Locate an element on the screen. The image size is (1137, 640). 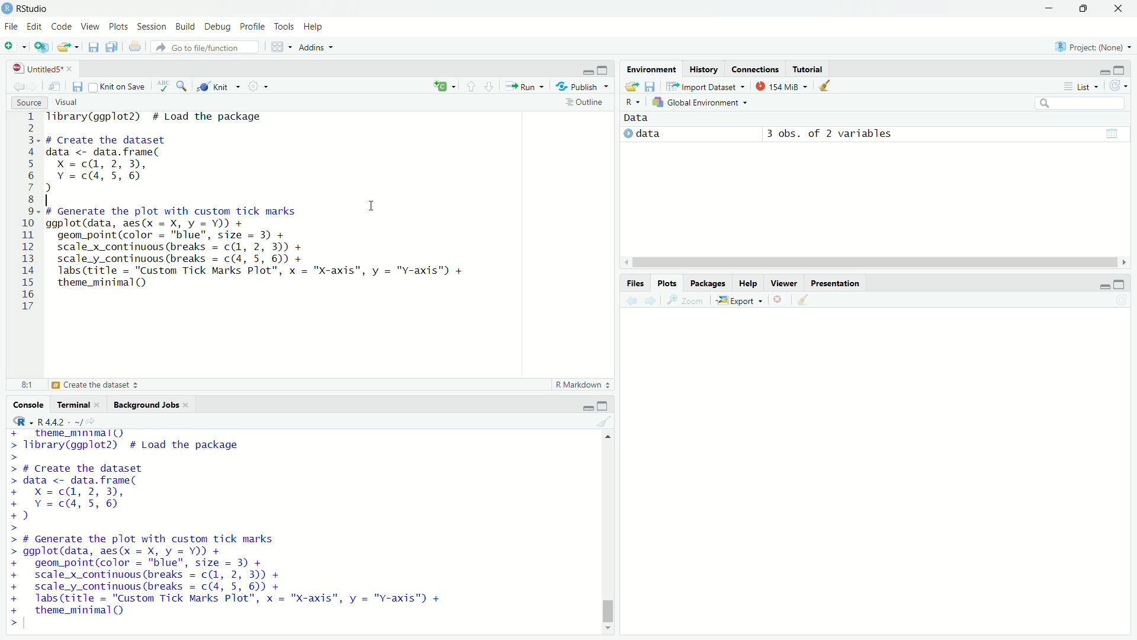
minimize is located at coordinates (1101, 286).